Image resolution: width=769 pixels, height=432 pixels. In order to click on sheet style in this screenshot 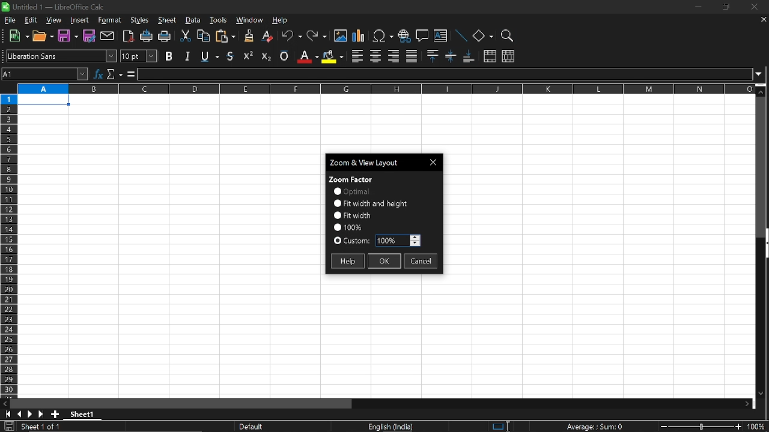, I will do `click(253, 427)`.